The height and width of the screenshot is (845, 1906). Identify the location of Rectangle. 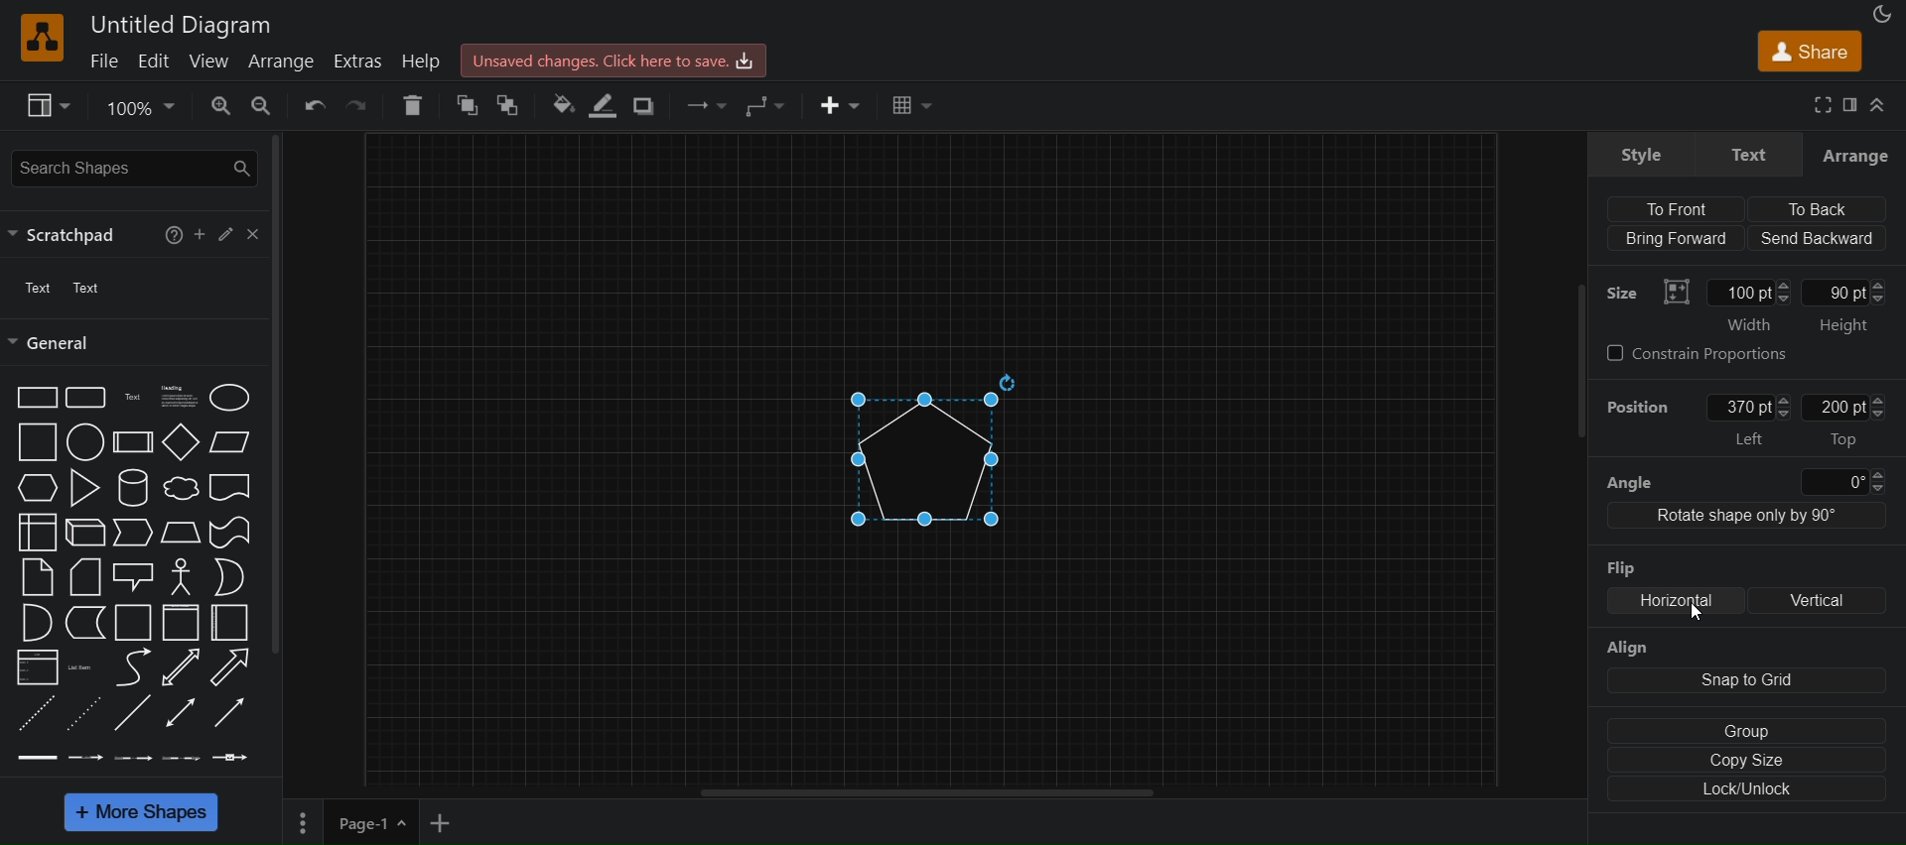
(37, 398).